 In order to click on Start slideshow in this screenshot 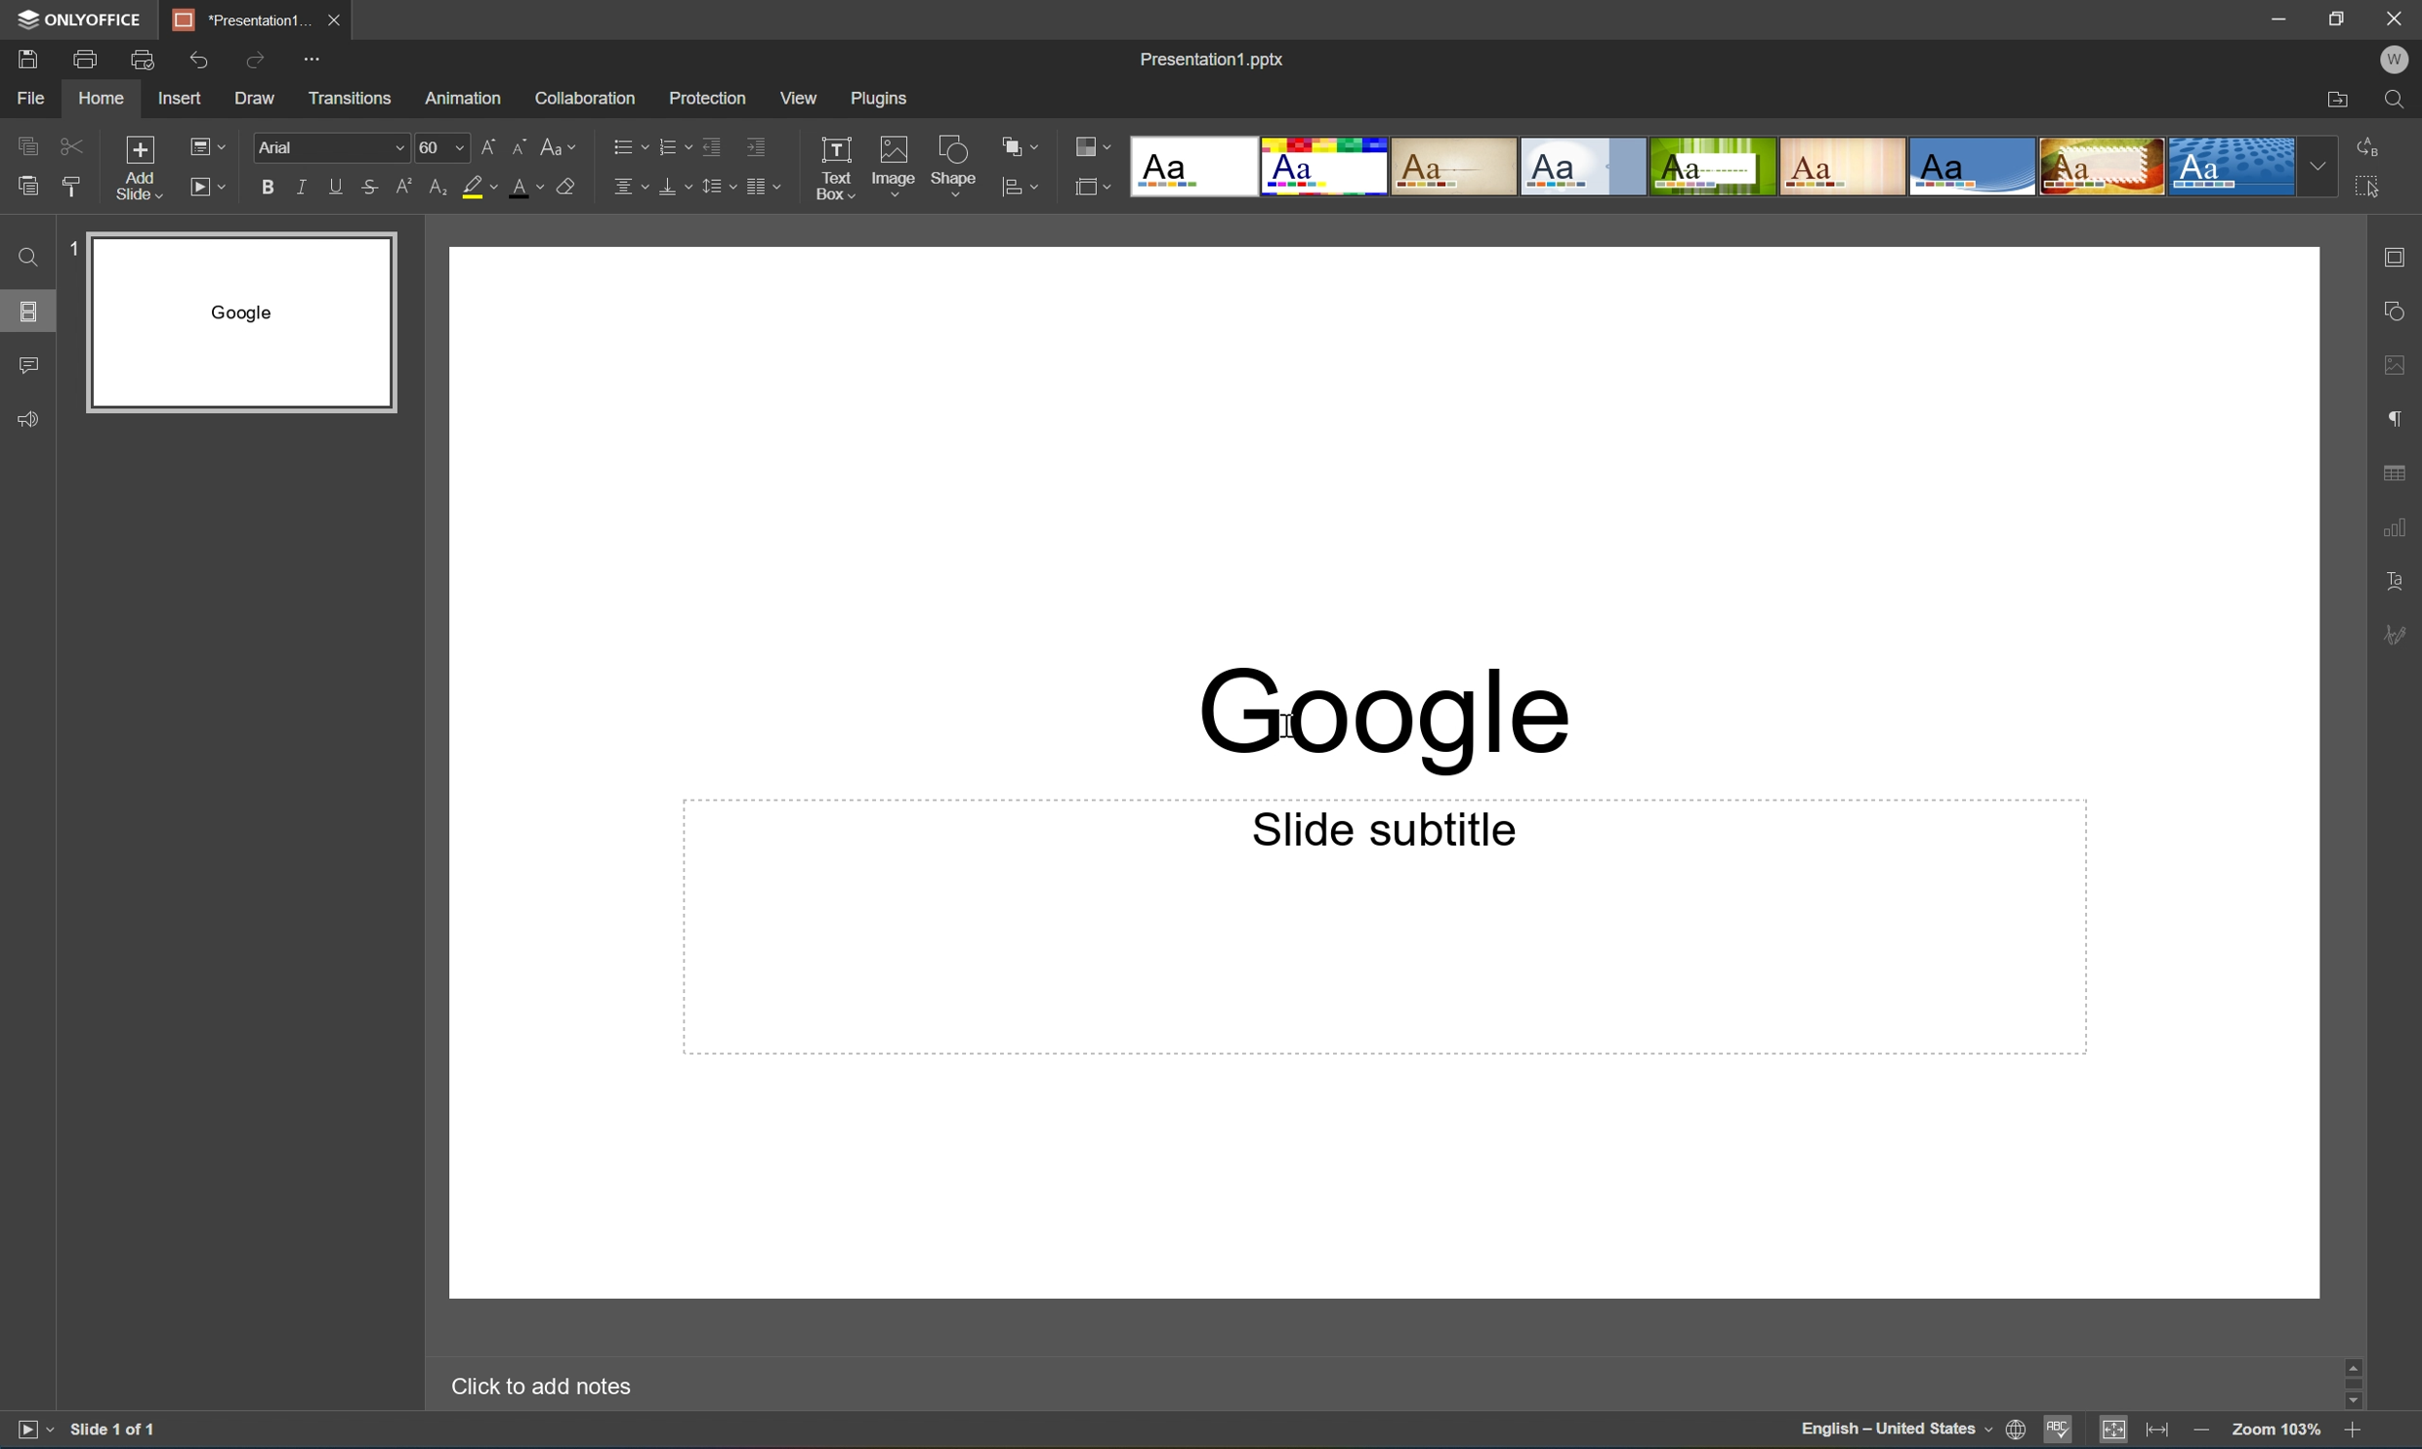, I will do `click(212, 191)`.